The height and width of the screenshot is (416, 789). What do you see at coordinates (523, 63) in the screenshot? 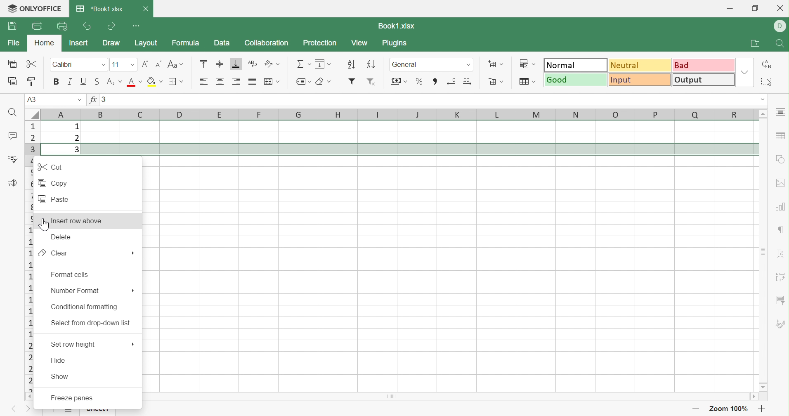
I see `Conditional formatting` at bounding box center [523, 63].